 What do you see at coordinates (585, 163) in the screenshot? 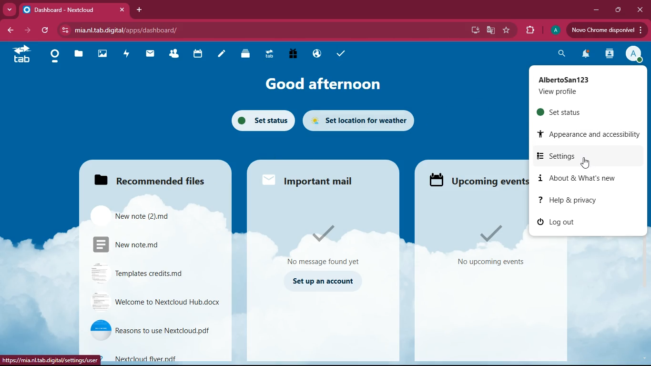
I see `cursor` at bounding box center [585, 163].